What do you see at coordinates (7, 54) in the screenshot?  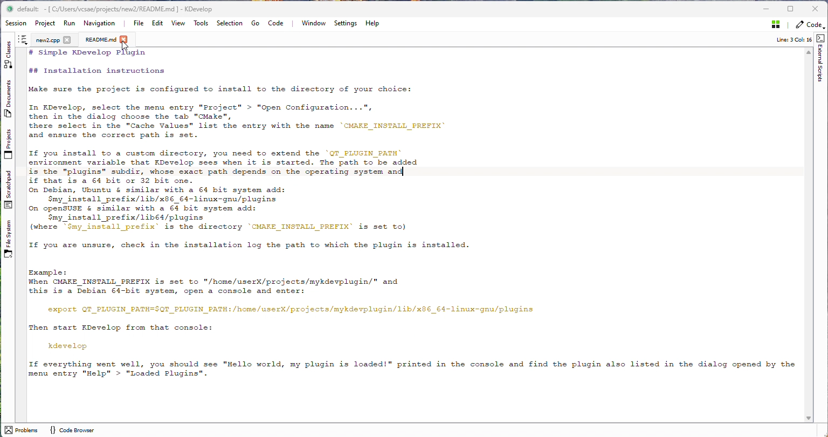 I see `Class` at bounding box center [7, 54].